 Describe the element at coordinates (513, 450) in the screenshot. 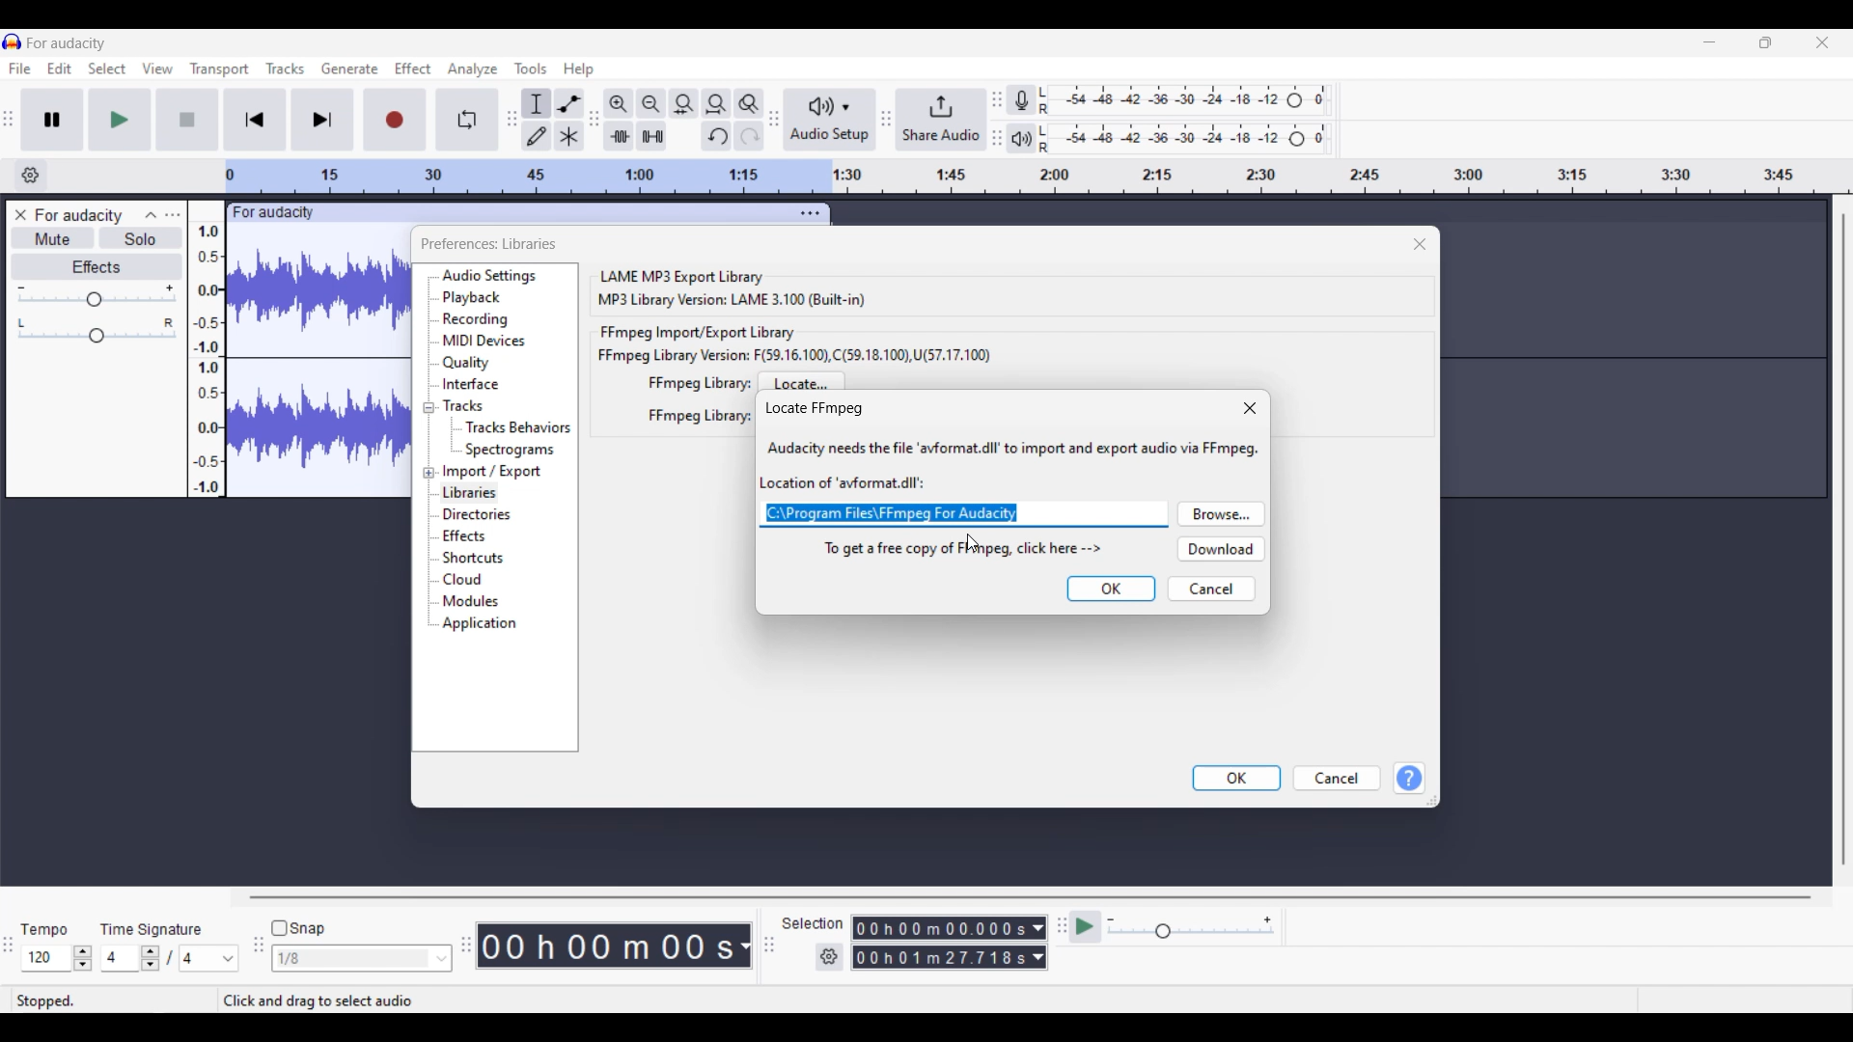

I see `Spectrograms` at that location.